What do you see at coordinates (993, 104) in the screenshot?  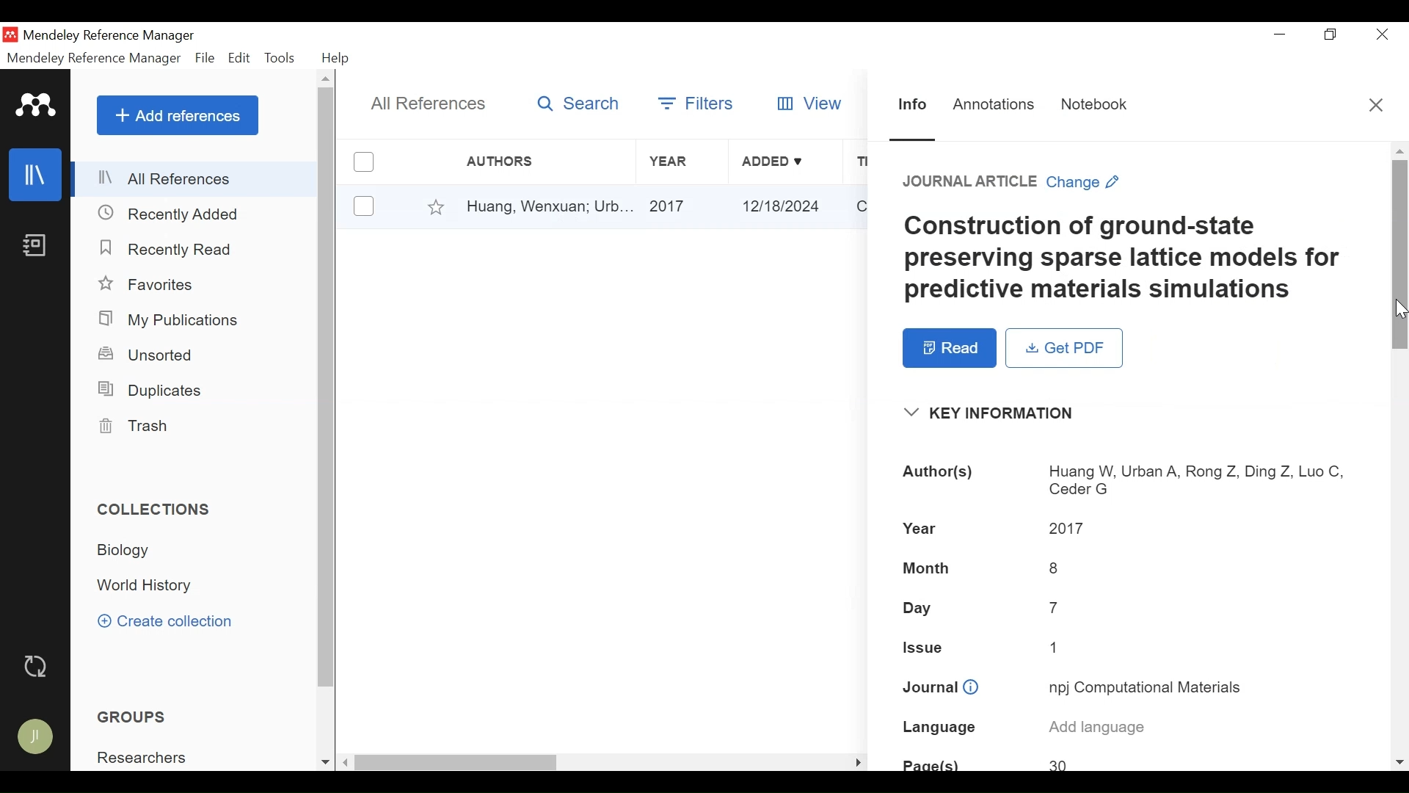 I see `Annotations` at bounding box center [993, 104].